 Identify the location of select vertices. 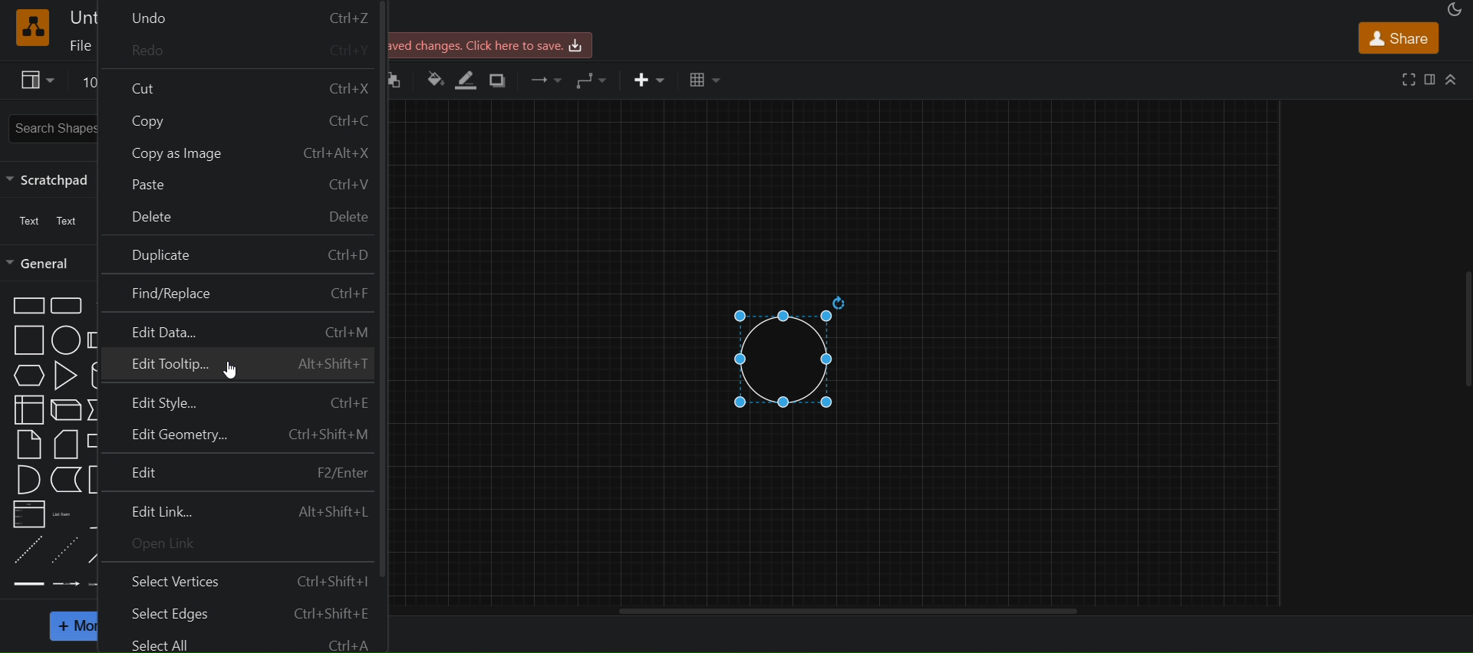
(242, 580).